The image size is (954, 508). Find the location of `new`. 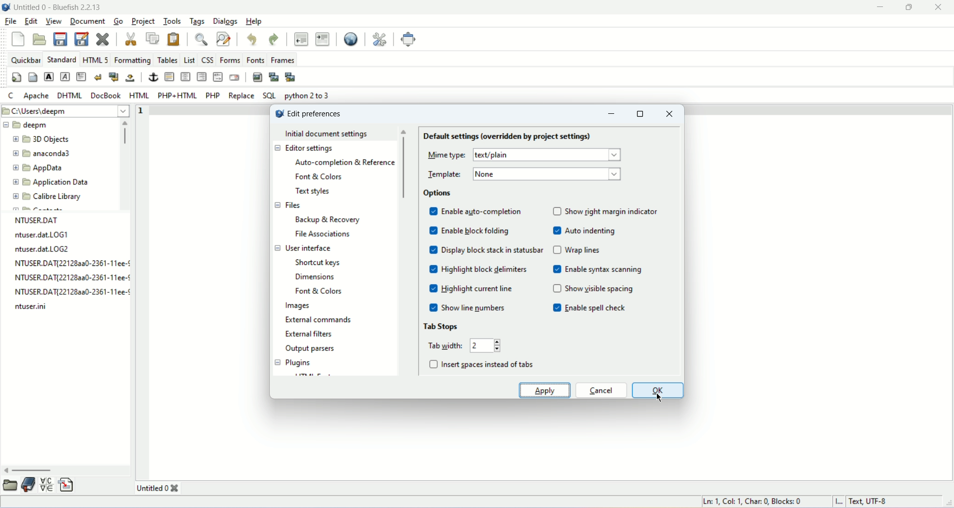

new is located at coordinates (18, 39).